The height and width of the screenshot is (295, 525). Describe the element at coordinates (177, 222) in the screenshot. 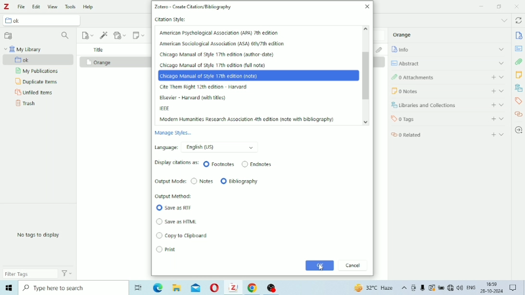

I see `Save as HTML` at that location.